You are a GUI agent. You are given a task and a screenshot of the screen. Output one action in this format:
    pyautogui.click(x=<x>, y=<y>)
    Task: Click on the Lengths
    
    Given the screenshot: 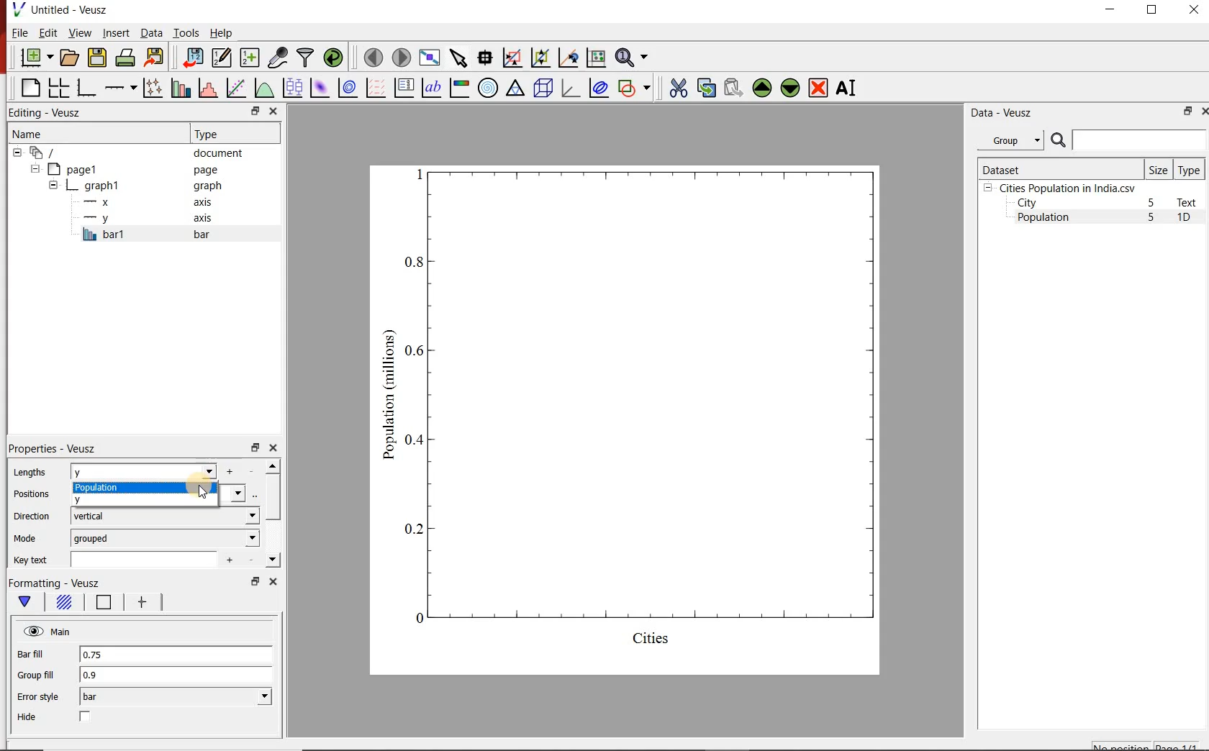 What is the action you would take?
    pyautogui.click(x=29, y=472)
    